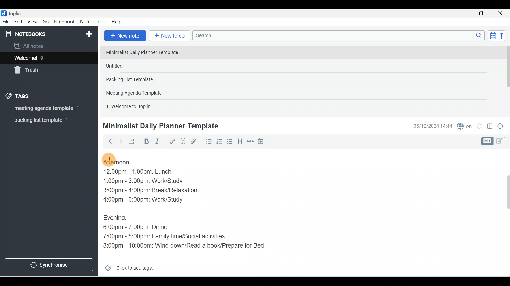 The width and height of the screenshot is (510, 286). What do you see at coordinates (158, 142) in the screenshot?
I see `Italic` at bounding box center [158, 142].